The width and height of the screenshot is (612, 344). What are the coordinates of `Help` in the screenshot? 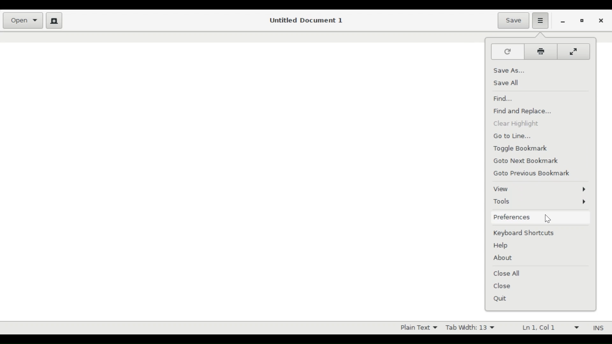 It's located at (502, 246).